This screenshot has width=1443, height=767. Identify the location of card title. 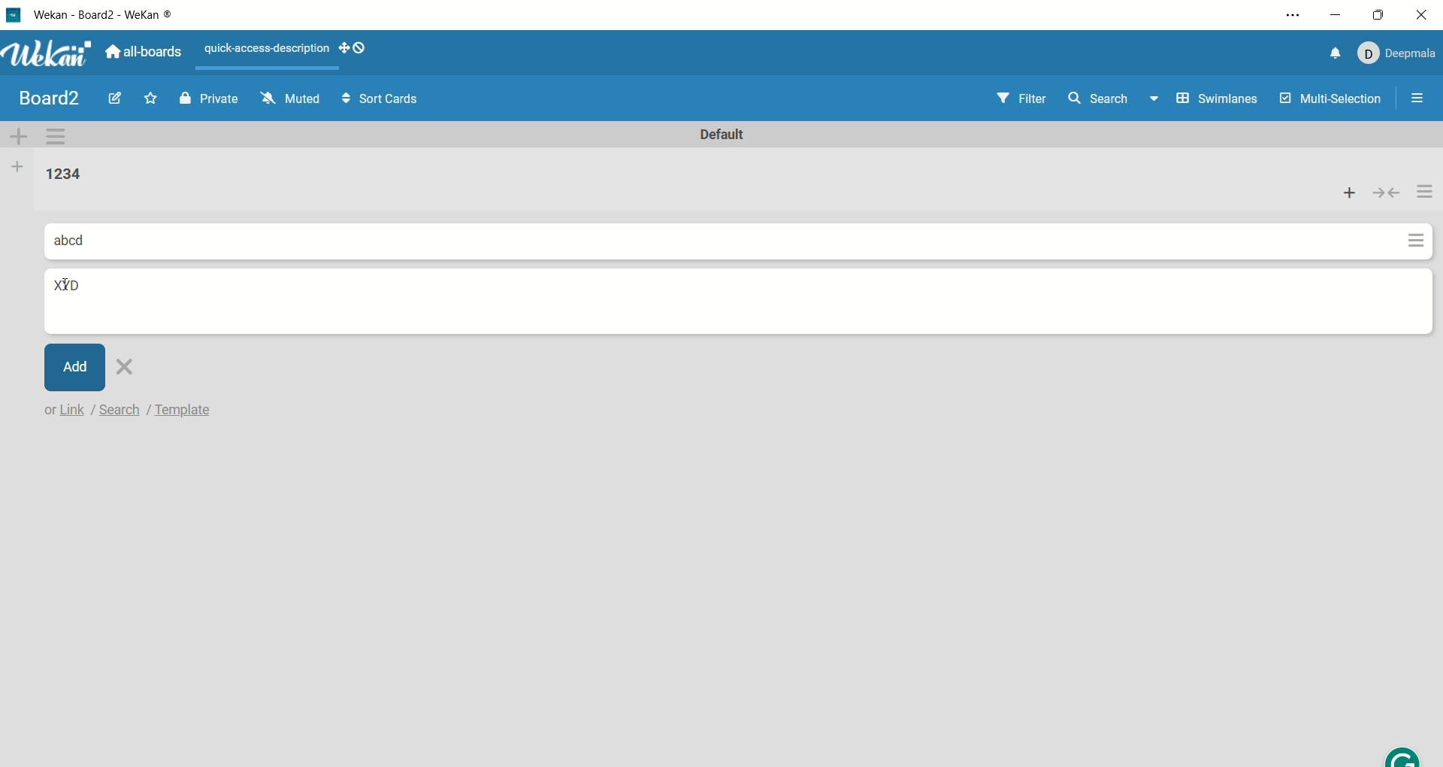
(66, 235).